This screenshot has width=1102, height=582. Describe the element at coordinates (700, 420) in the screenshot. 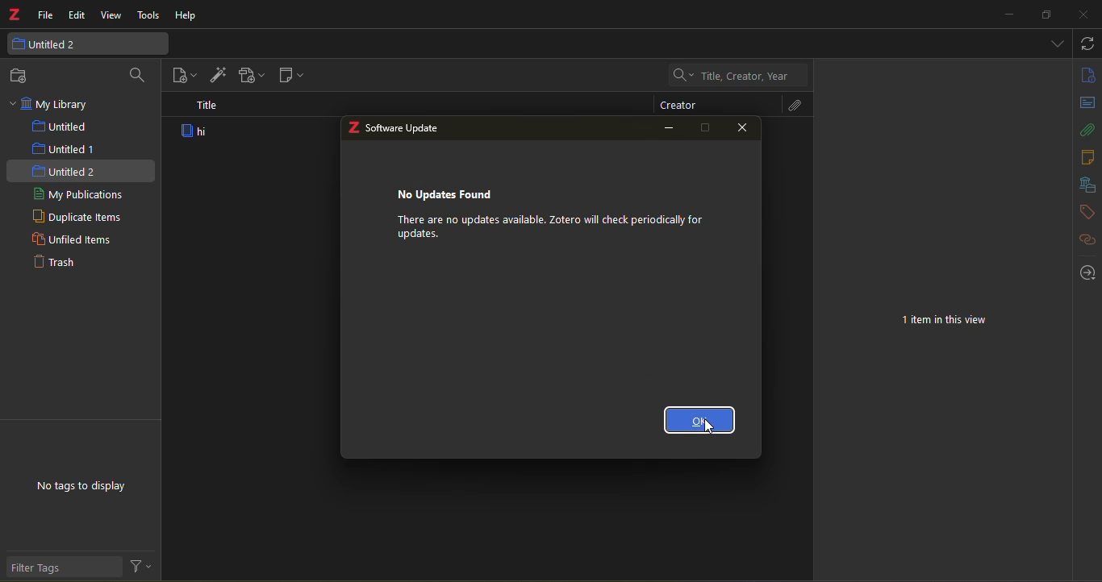

I see `ok` at that location.